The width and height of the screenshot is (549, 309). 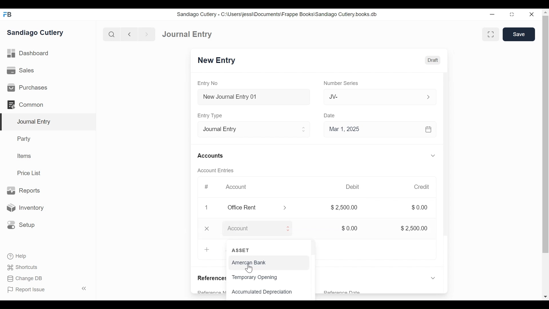 What do you see at coordinates (213, 291) in the screenshot?
I see `Reference Number` at bounding box center [213, 291].